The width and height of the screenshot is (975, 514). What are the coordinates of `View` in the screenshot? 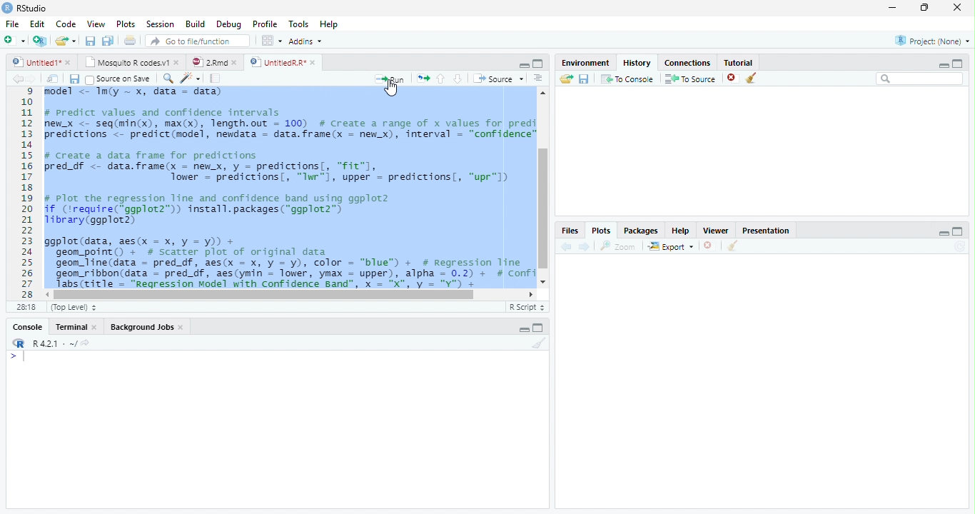 It's located at (96, 24).